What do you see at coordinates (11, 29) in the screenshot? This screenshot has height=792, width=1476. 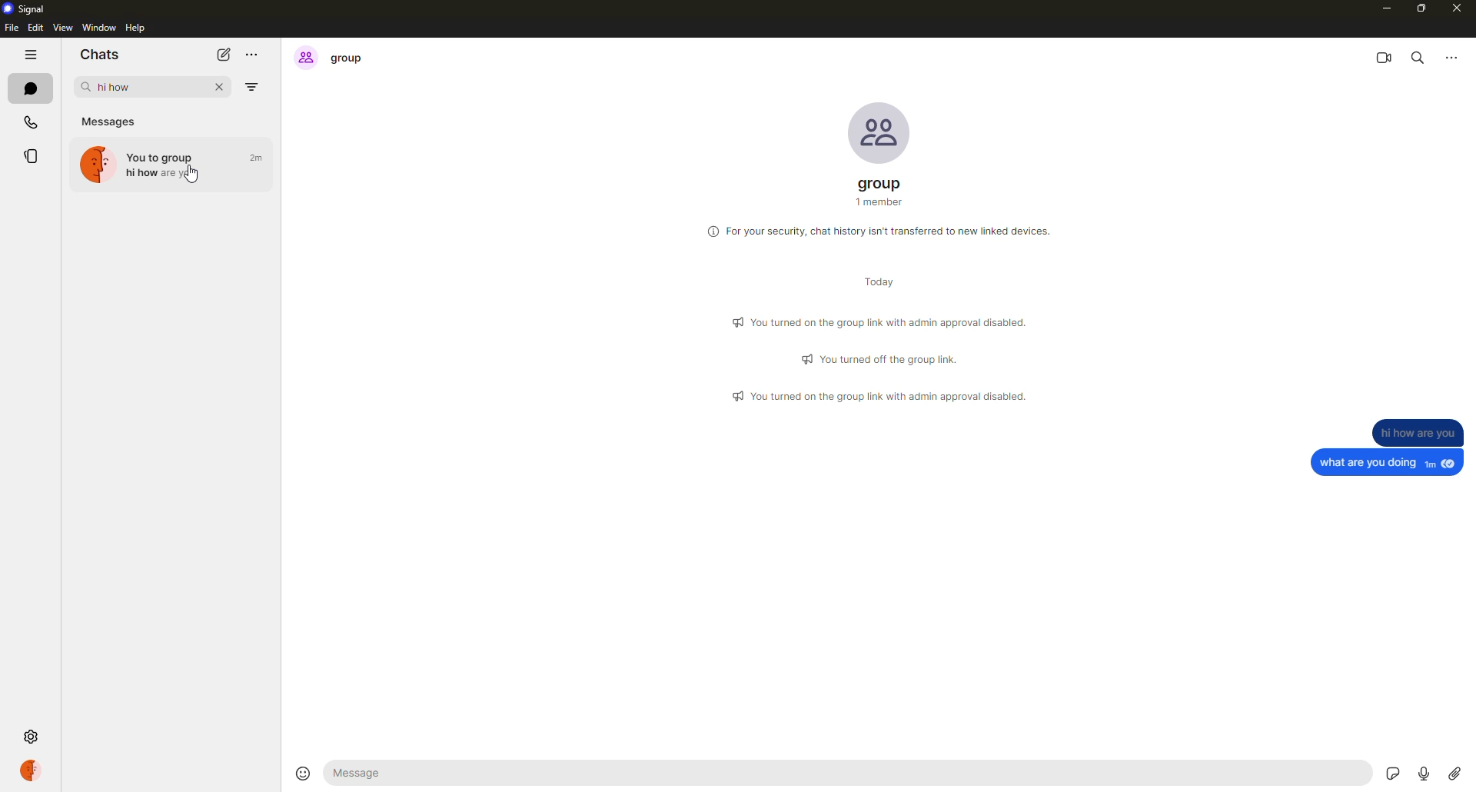 I see `file` at bounding box center [11, 29].